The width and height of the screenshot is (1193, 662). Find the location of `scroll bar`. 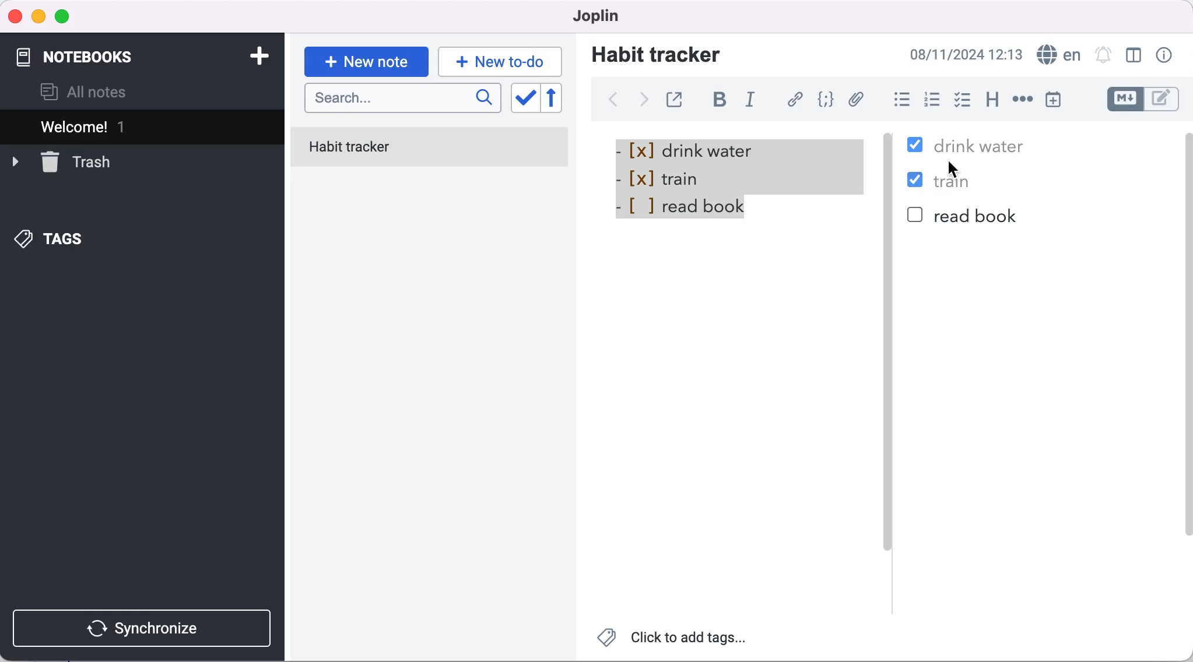

scroll bar is located at coordinates (1185, 360).